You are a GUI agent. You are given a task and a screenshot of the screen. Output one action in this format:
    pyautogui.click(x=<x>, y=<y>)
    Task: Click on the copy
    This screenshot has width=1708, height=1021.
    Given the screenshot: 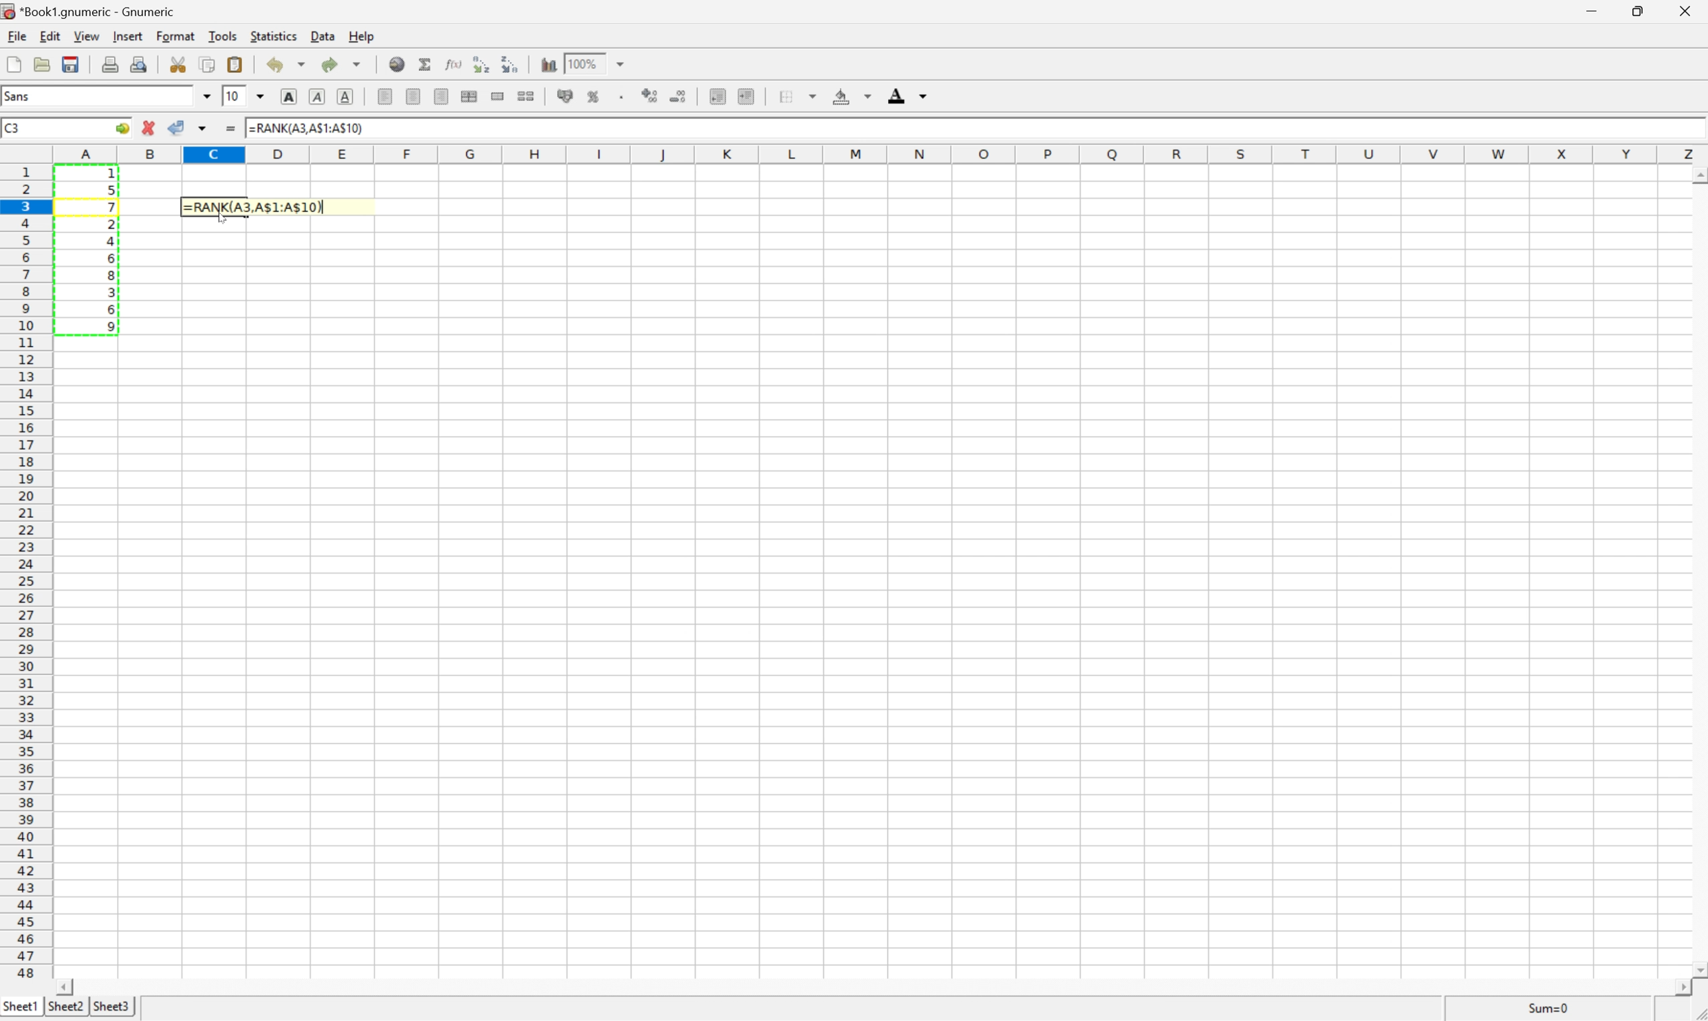 What is the action you would take?
    pyautogui.click(x=207, y=63)
    